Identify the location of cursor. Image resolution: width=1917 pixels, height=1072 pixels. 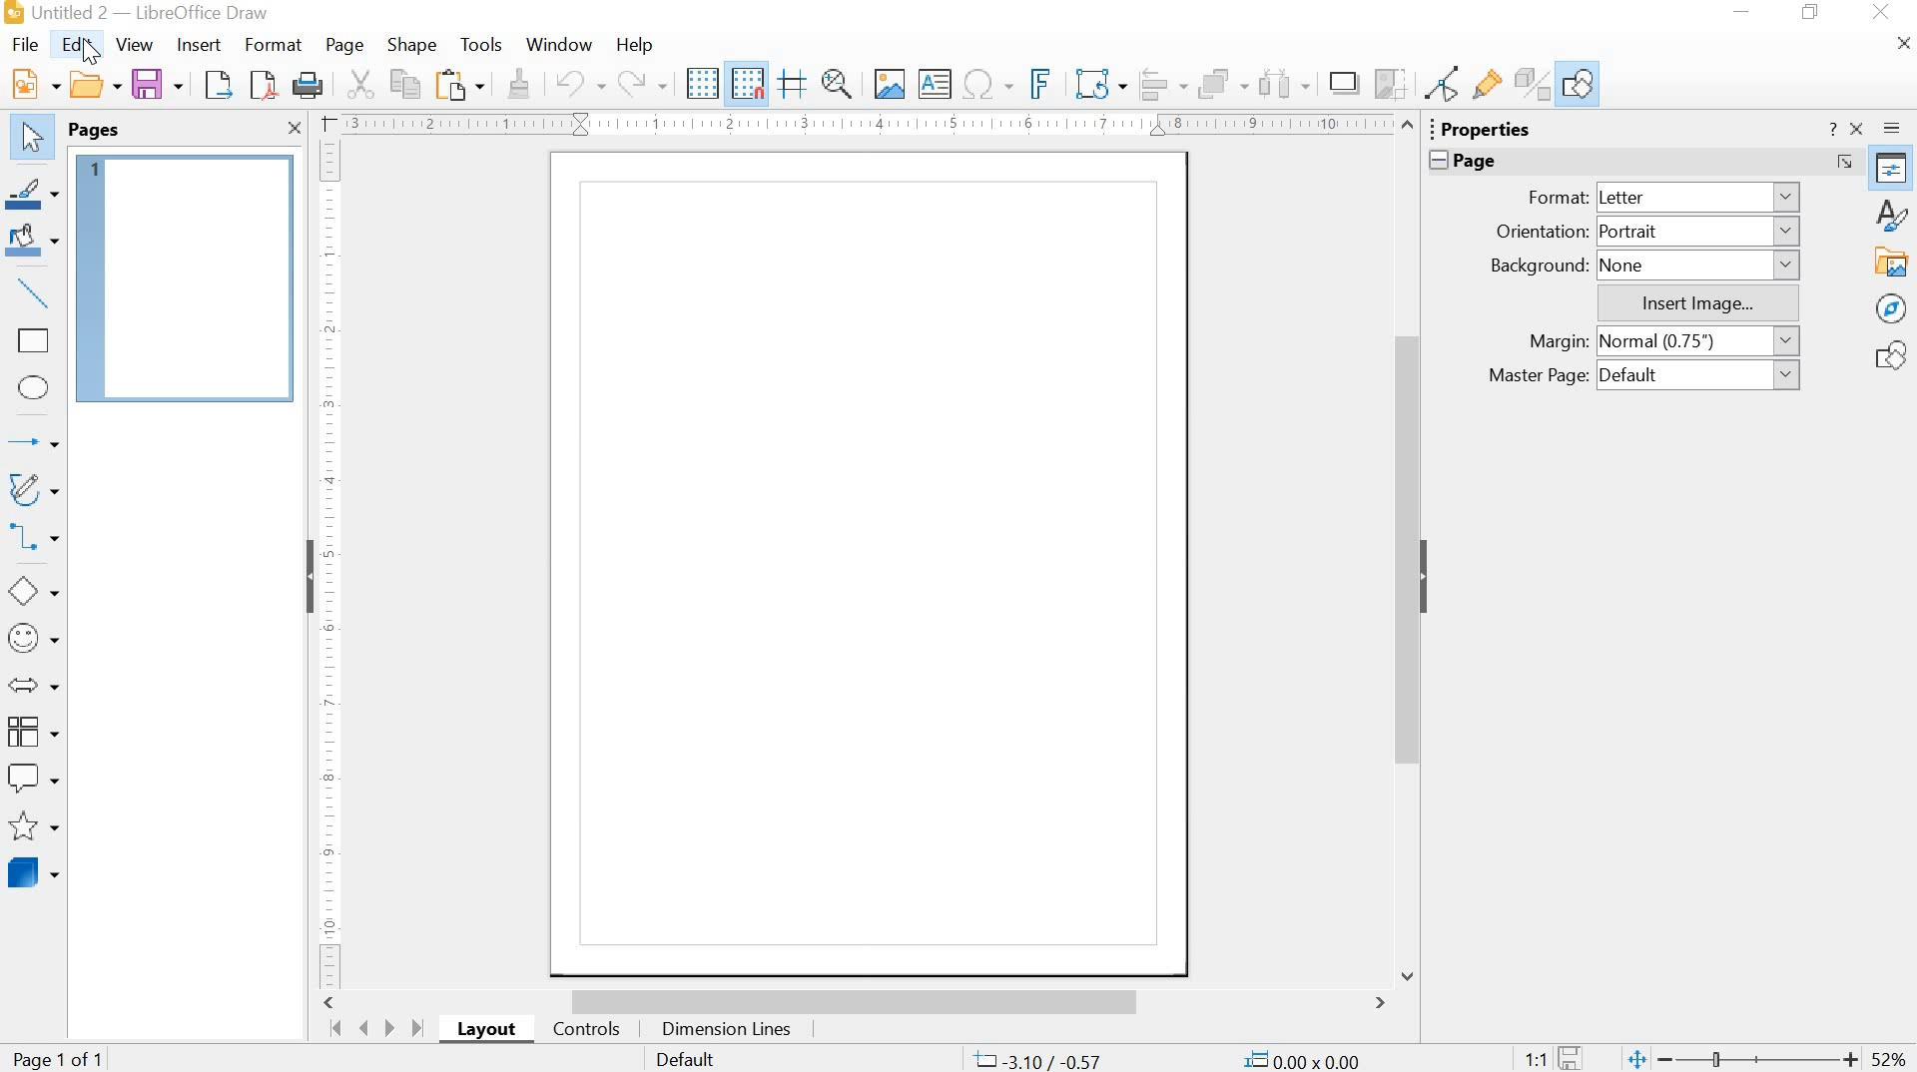
(86, 51).